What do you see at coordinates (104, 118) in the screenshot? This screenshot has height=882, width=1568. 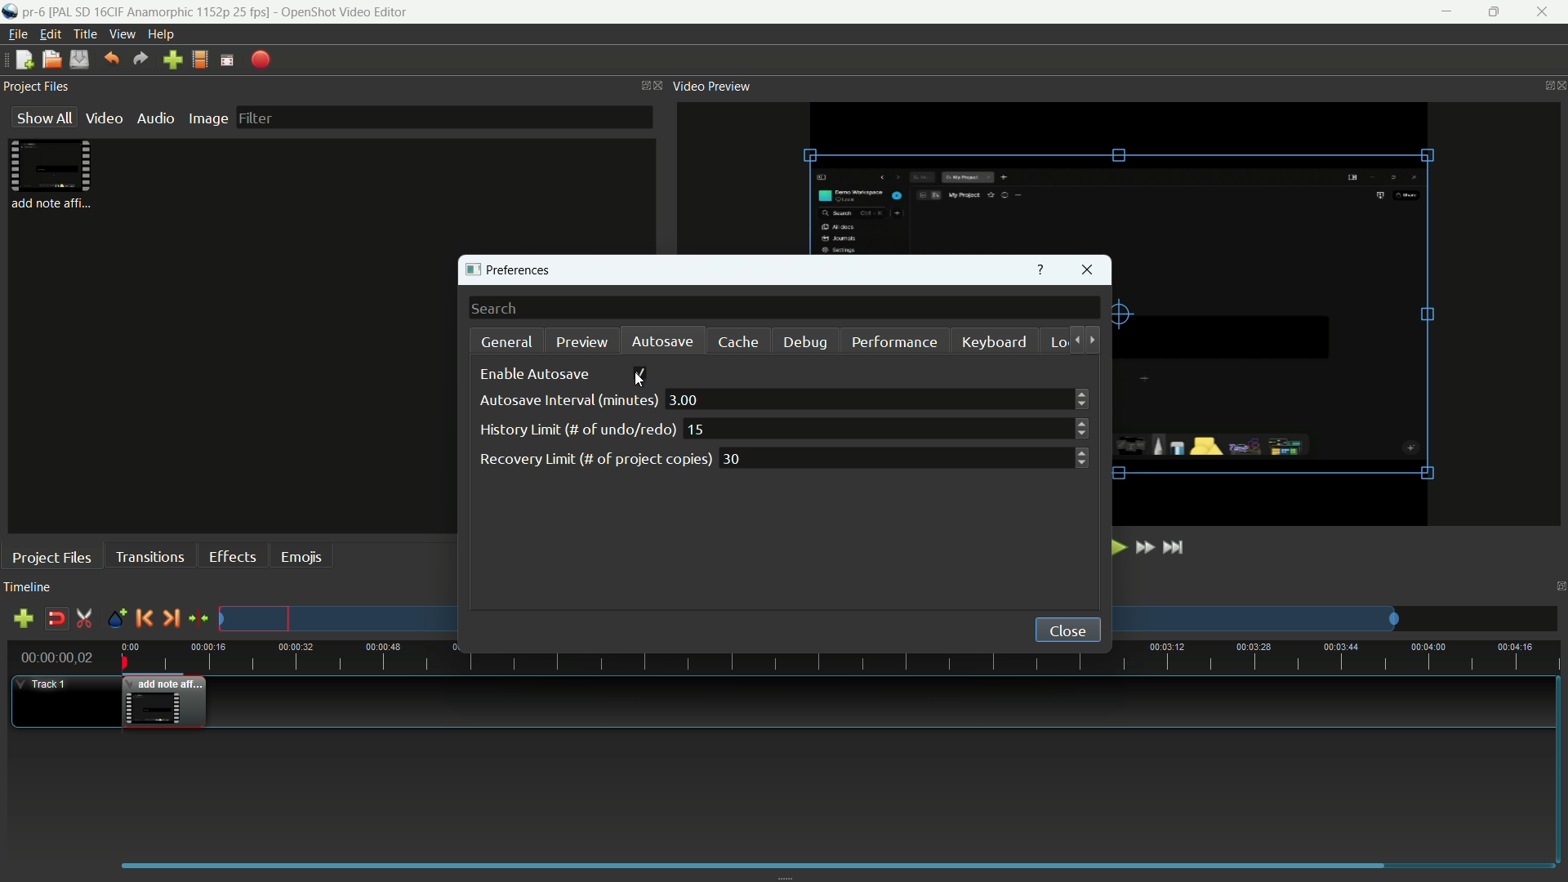 I see `video` at bounding box center [104, 118].